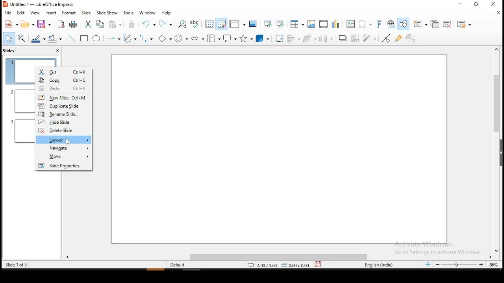 This screenshot has height=283, width=504. What do you see at coordinates (63, 114) in the screenshot?
I see `rename slide` at bounding box center [63, 114].